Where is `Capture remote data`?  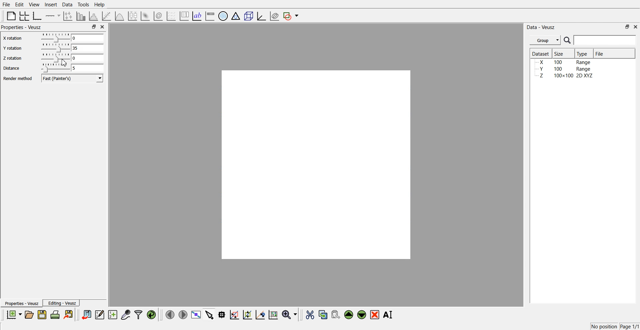 Capture remote data is located at coordinates (126, 314).